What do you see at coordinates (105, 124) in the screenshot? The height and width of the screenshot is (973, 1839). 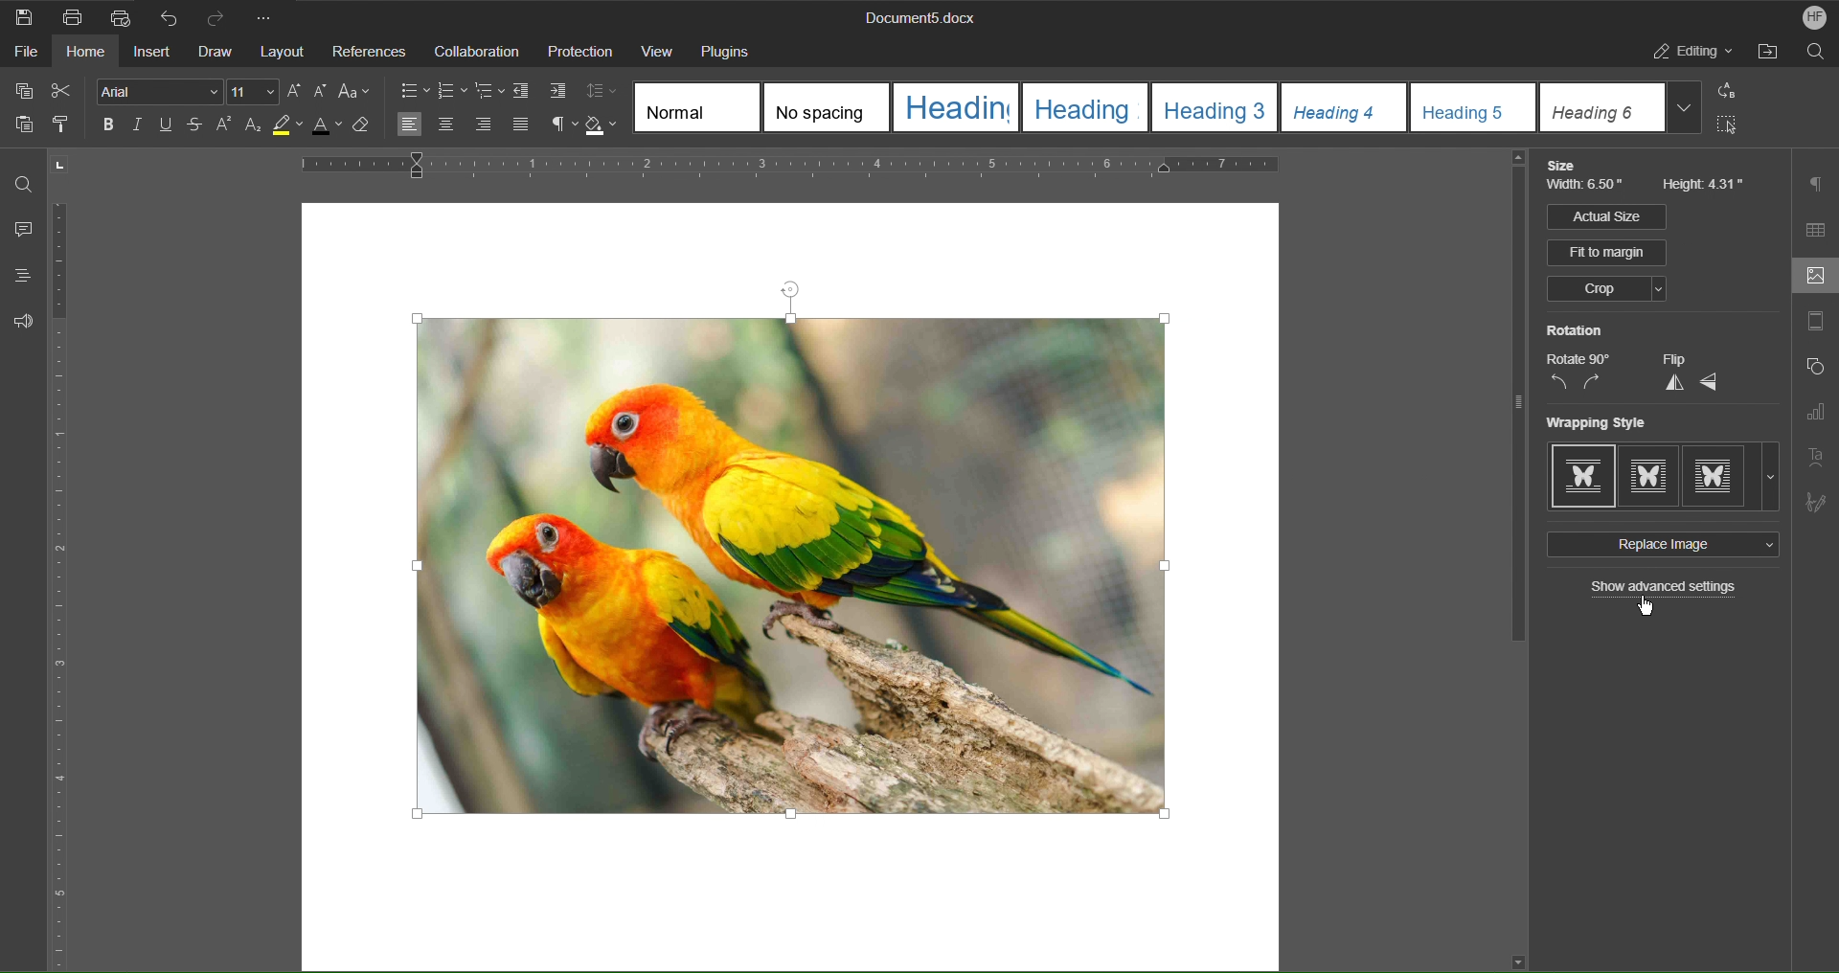 I see `Bold` at bounding box center [105, 124].